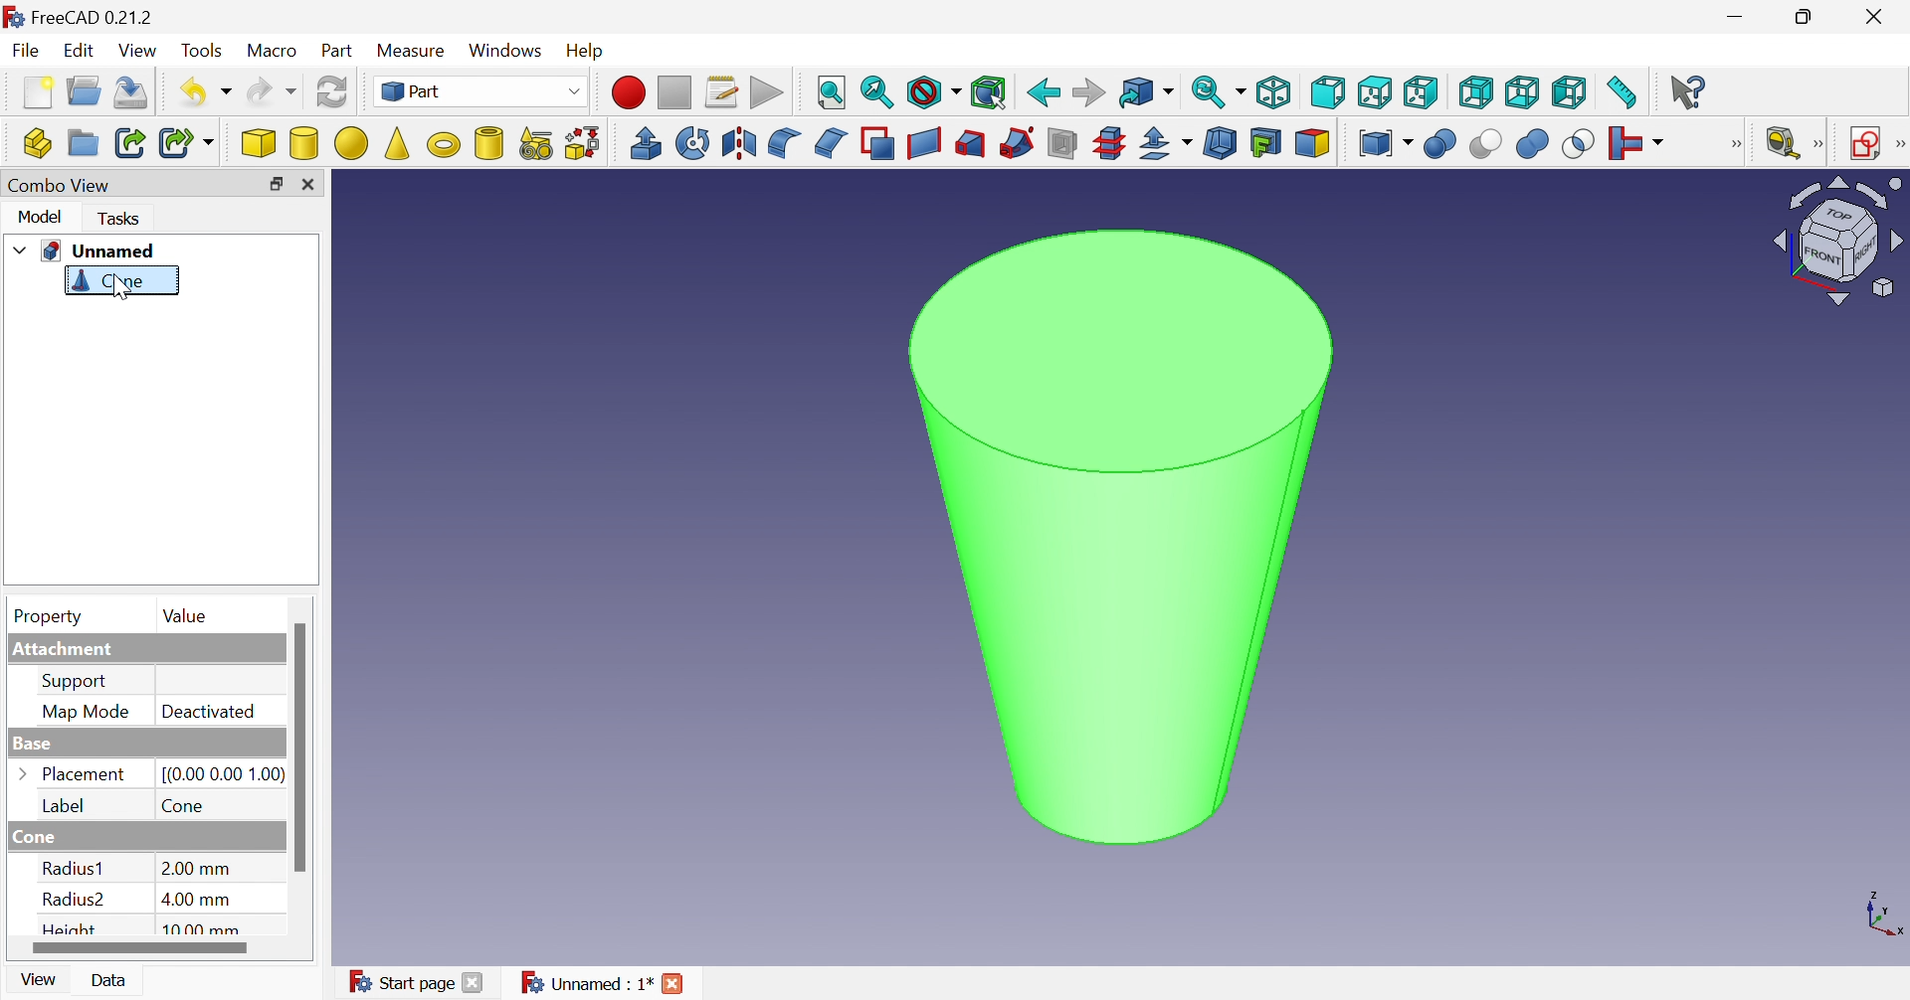 The width and height of the screenshot is (1910, 1000). Describe the element at coordinates (83, 92) in the screenshot. I see `Open` at that location.